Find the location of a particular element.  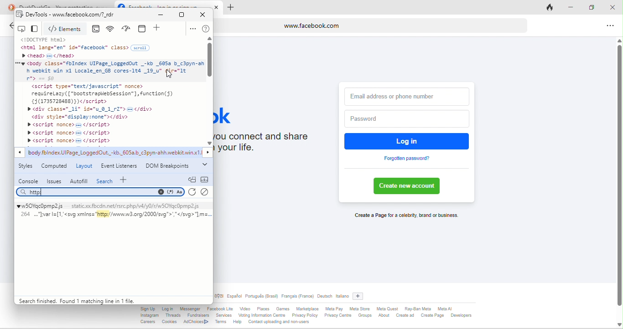

Facebook helps you connect and share
with the people in your life. is located at coordinates (270, 144).